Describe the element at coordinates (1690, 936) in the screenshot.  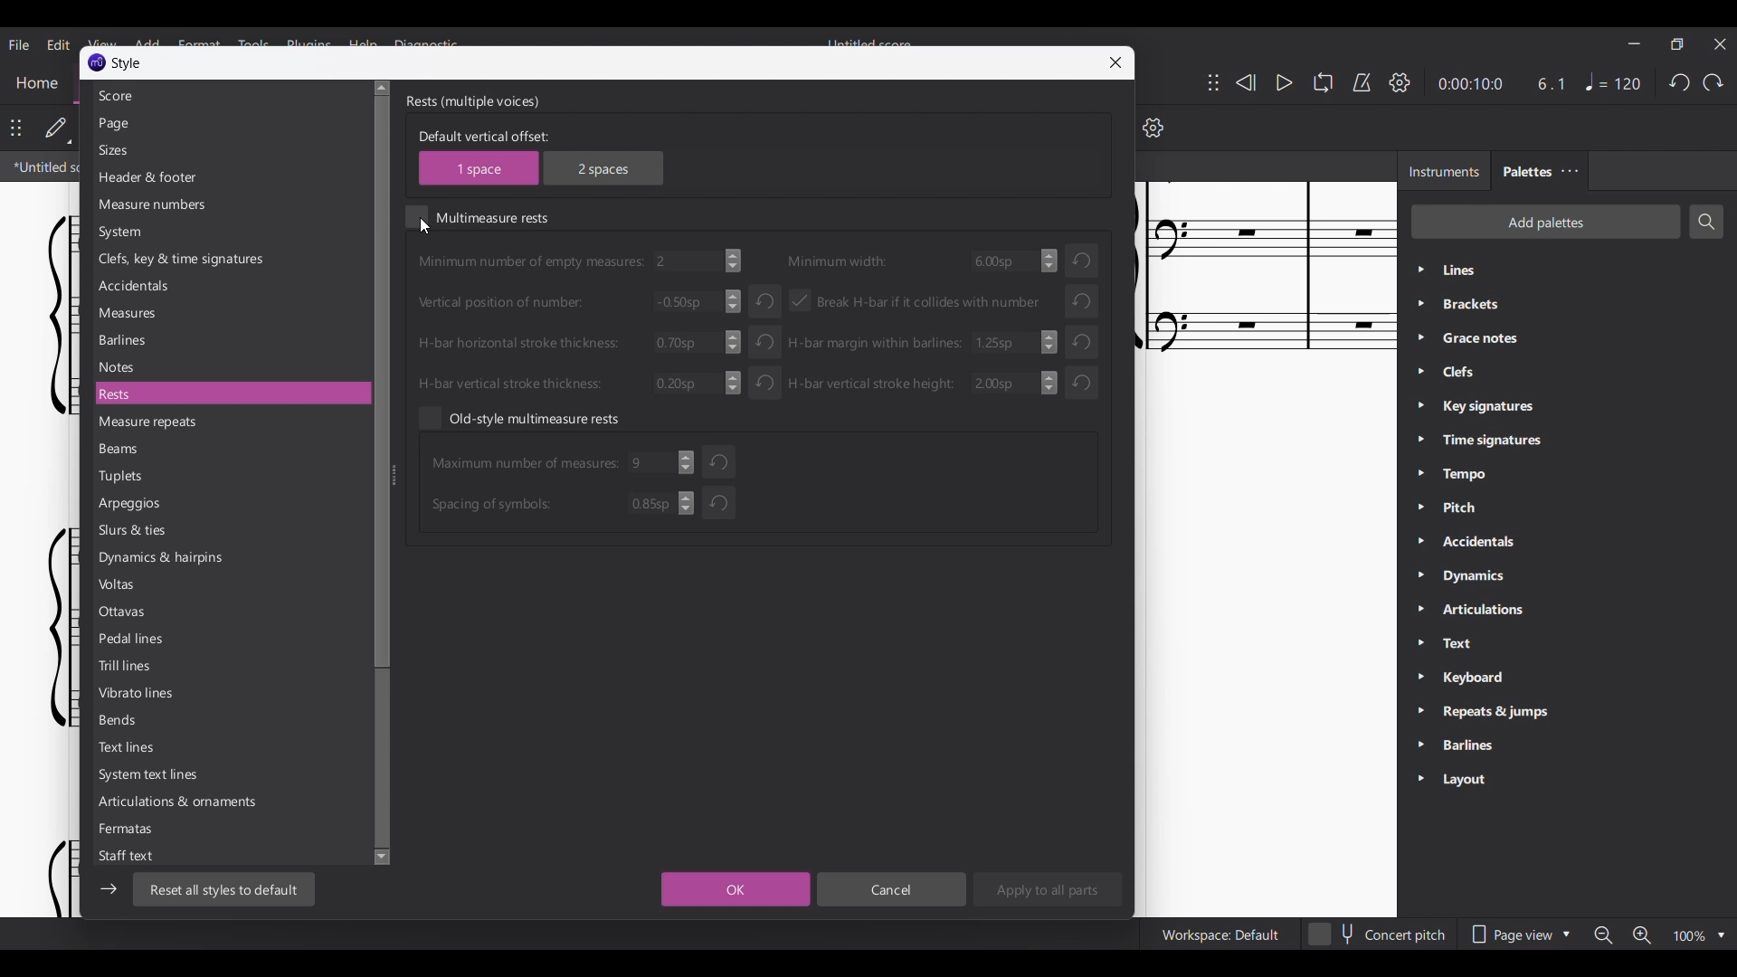
I see `Current zoom factor` at that location.